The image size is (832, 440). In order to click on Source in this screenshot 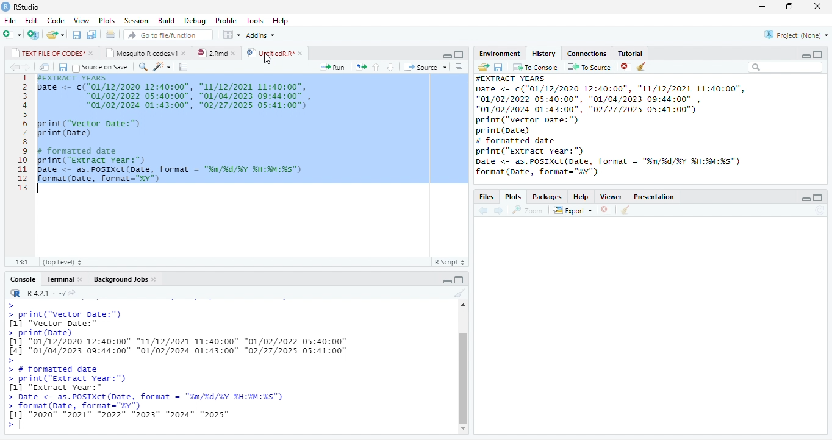, I will do `click(426, 67)`.